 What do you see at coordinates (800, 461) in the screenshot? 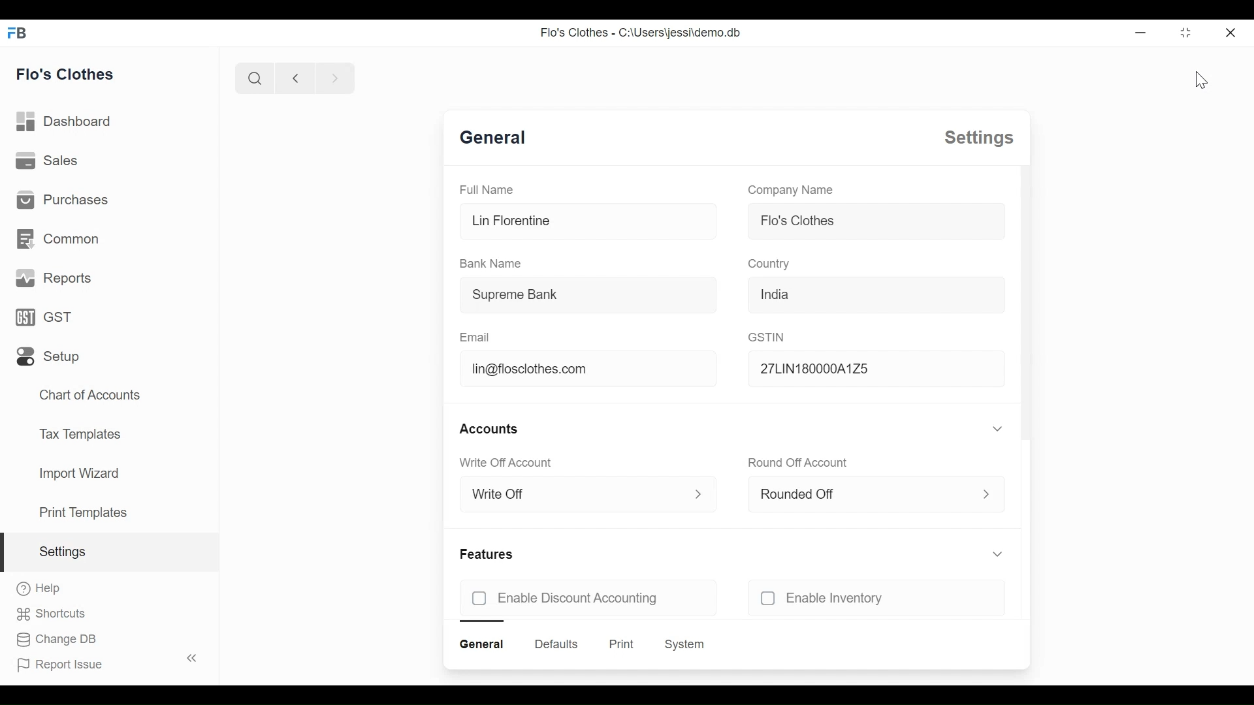
I see `Round Off Account` at bounding box center [800, 461].